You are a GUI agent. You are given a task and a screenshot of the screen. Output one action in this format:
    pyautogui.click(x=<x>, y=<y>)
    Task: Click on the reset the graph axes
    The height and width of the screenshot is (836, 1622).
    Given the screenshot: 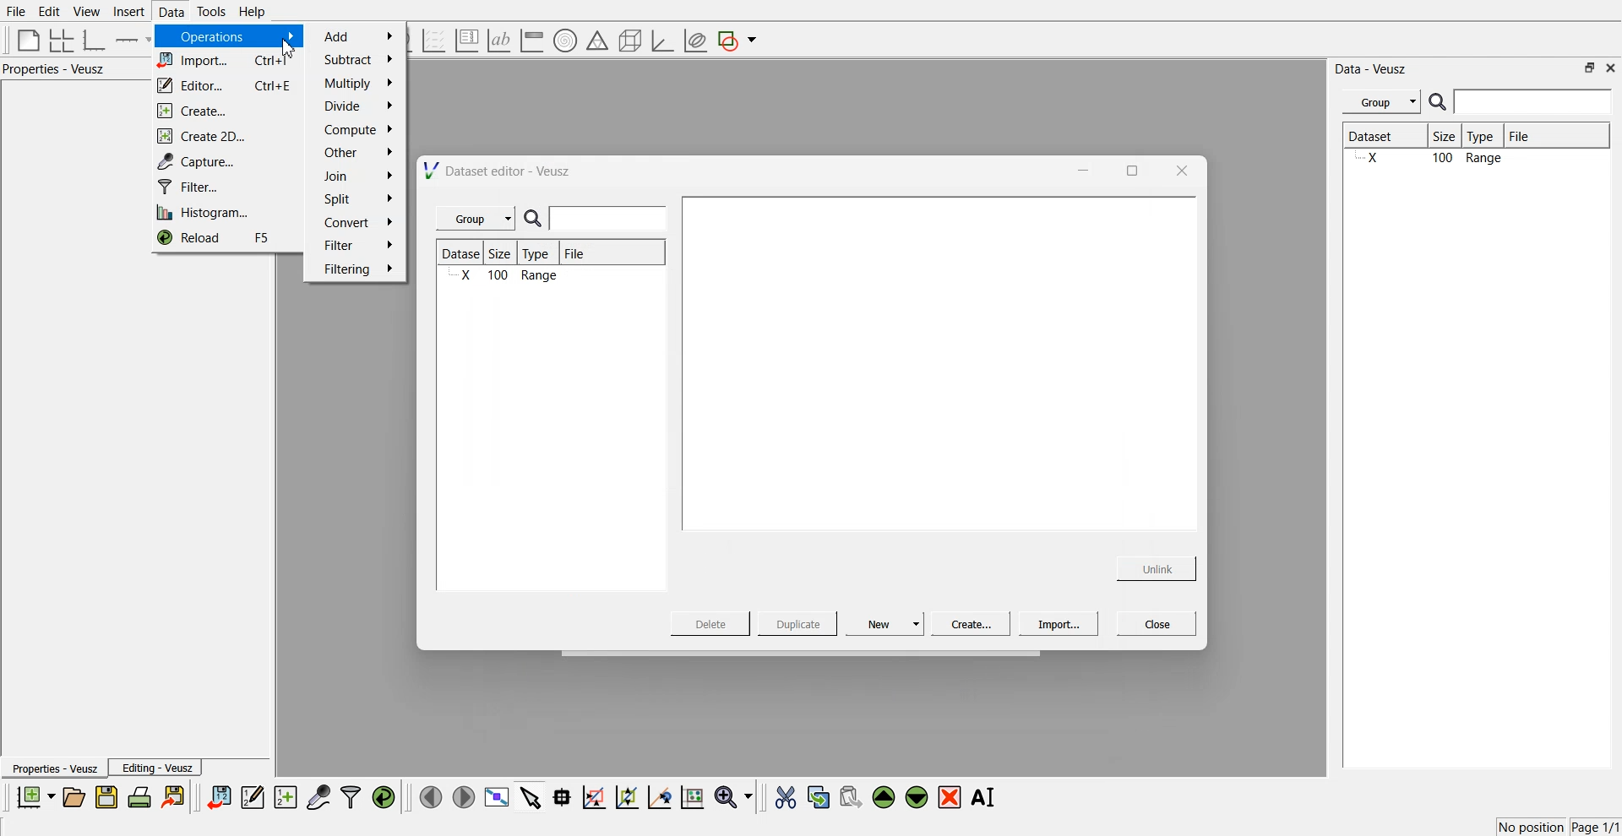 What is the action you would take?
    pyautogui.click(x=692, y=798)
    